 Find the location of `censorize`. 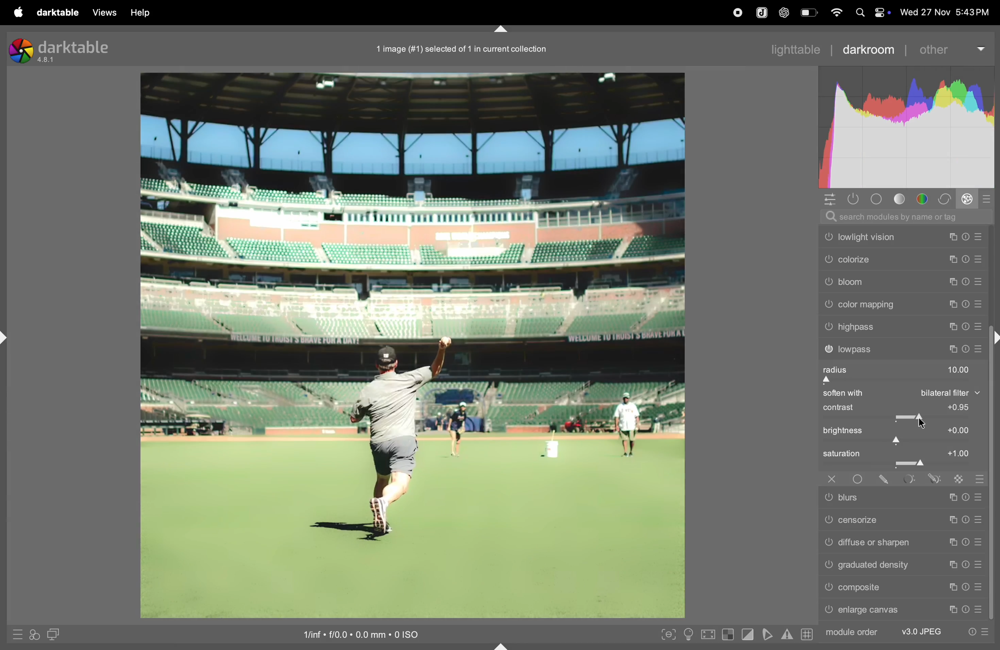

censorize is located at coordinates (903, 519).